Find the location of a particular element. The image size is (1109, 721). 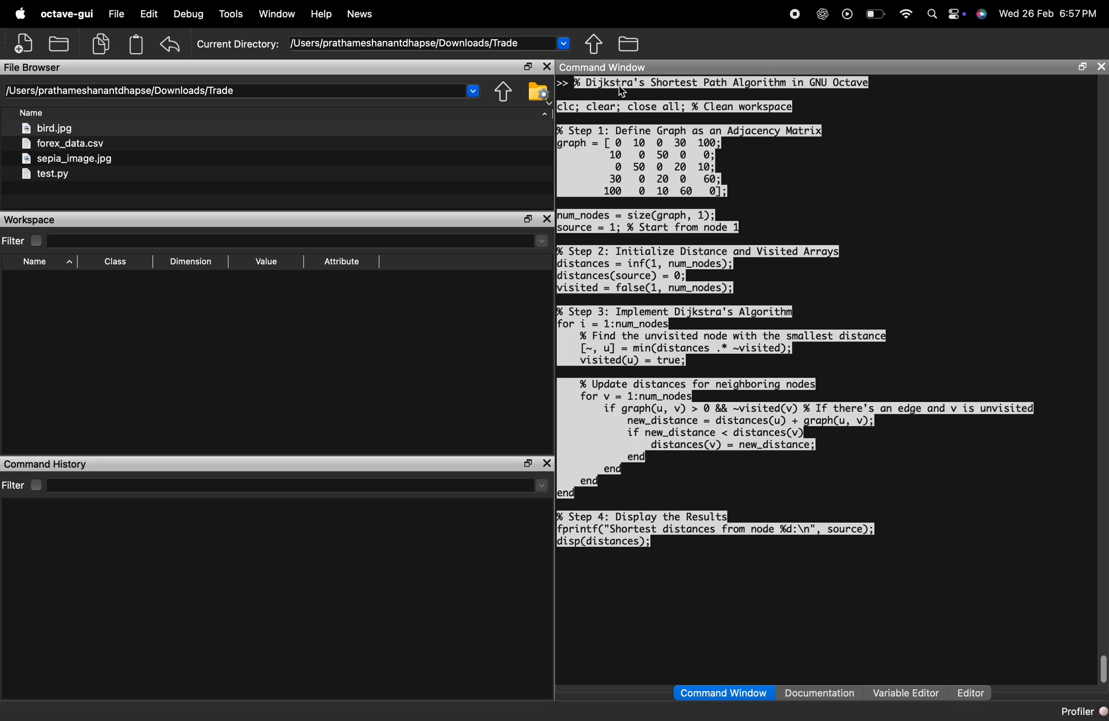

vertical scrollbar is located at coordinates (1102, 664).